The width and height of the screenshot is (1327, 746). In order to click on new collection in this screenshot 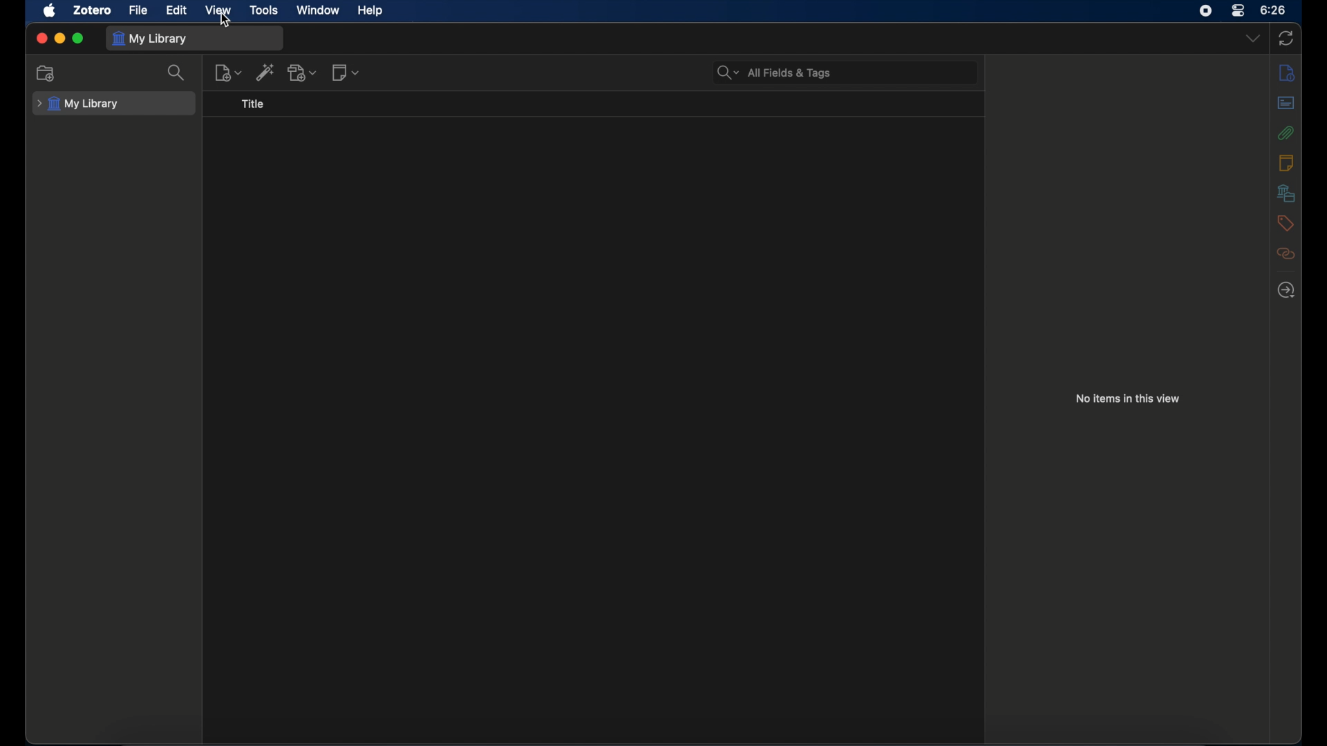, I will do `click(45, 74)`.